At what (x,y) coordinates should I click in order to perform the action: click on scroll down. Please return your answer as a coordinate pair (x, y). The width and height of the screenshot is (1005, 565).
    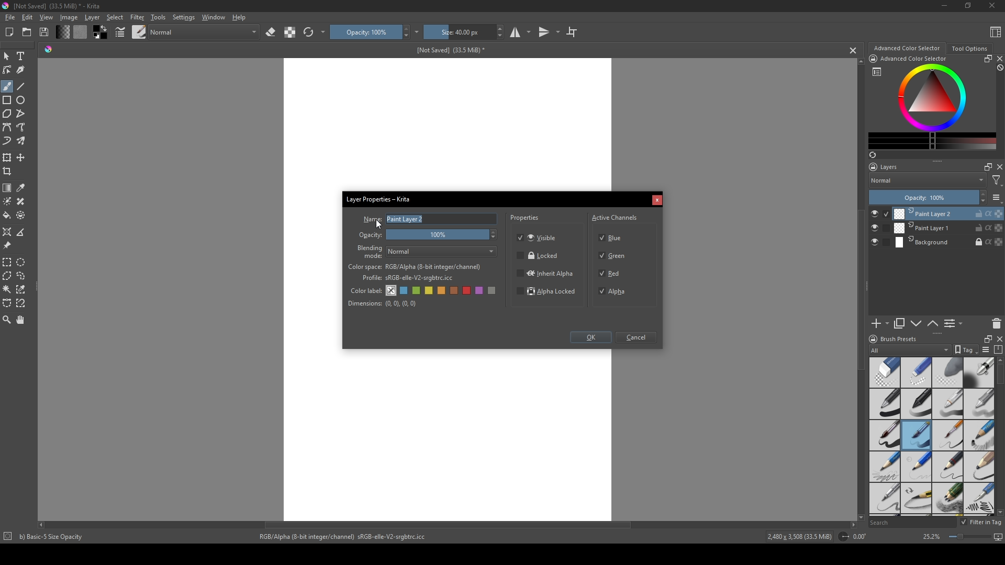
    Looking at the image, I should click on (859, 516).